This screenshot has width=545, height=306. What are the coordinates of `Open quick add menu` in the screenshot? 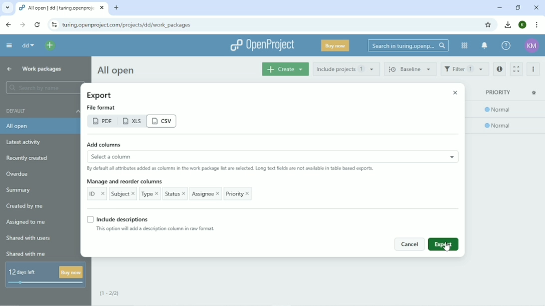 It's located at (50, 45).